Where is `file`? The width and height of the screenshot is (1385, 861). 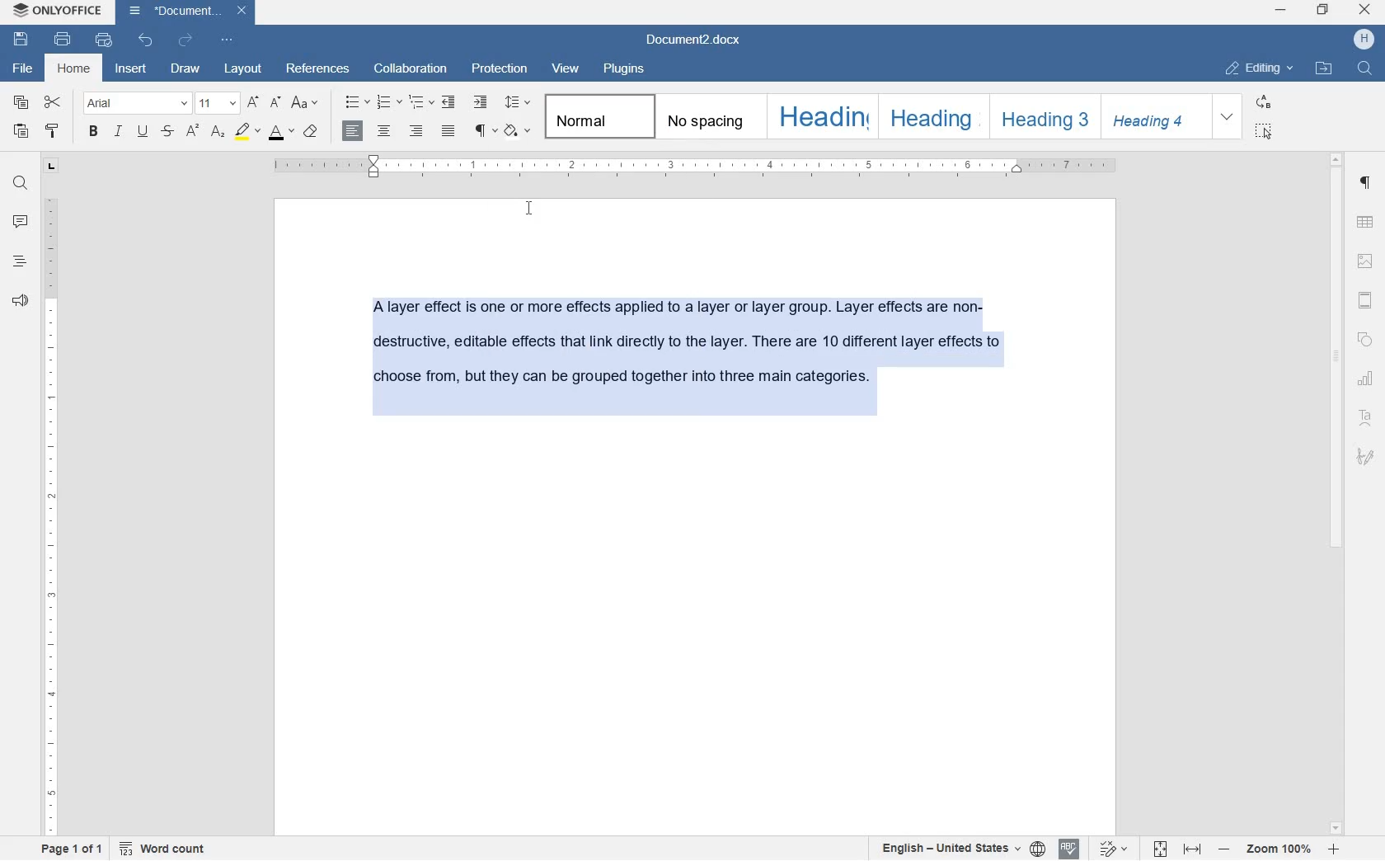
file is located at coordinates (23, 68).